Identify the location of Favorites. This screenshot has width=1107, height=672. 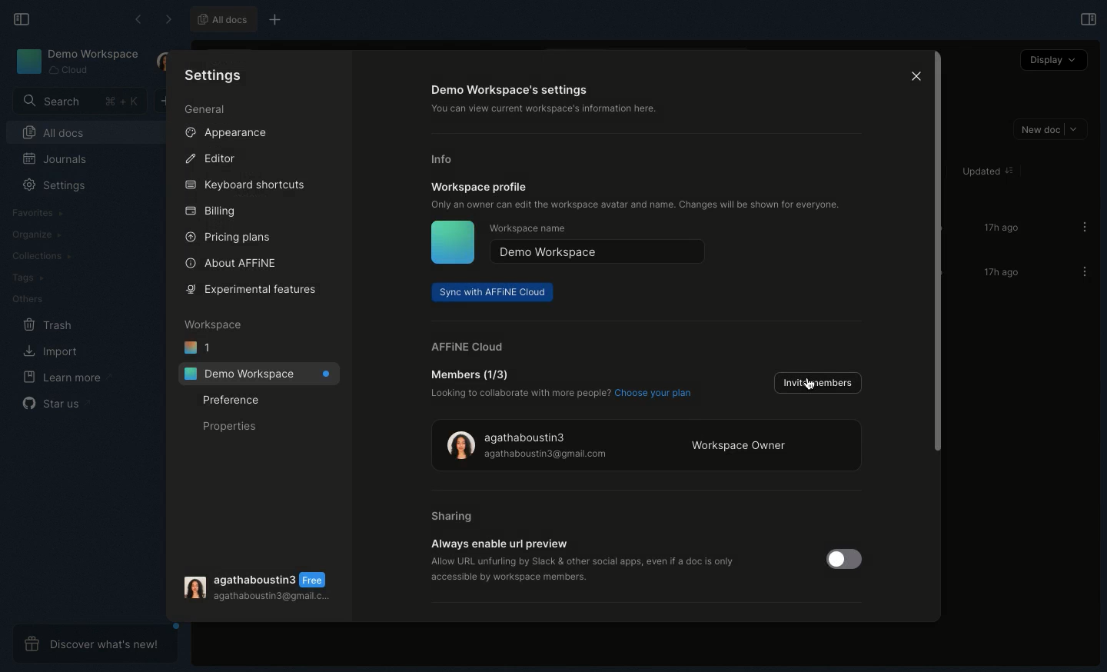
(41, 211).